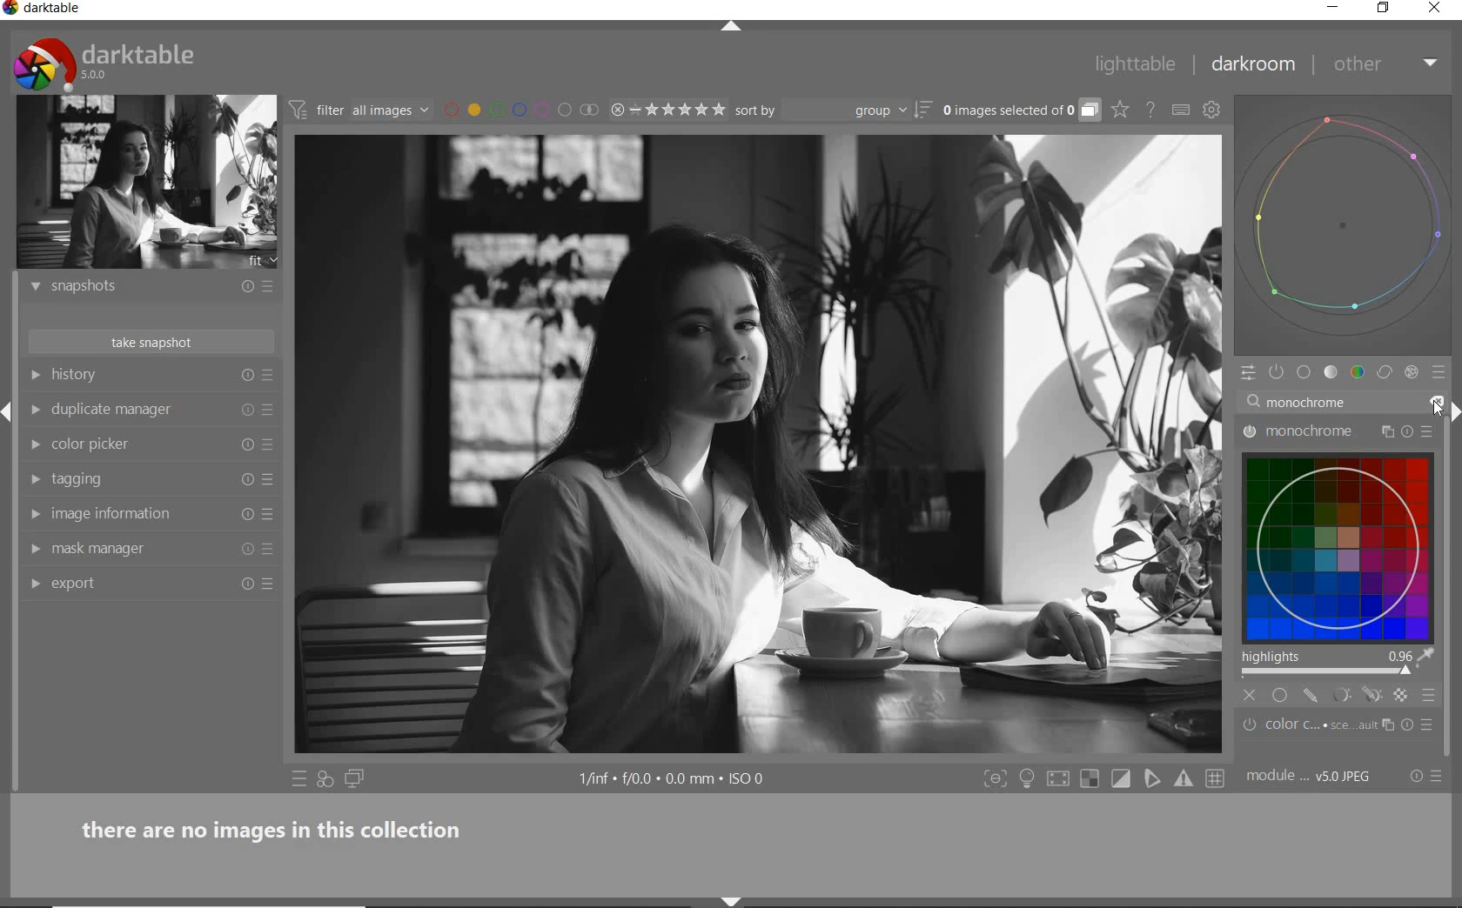 This screenshot has width=1462, height=908. What do you see at coordinates (269, 515) in the screenshot?
I see `preset and preferences` at bounding box center [269, 515].